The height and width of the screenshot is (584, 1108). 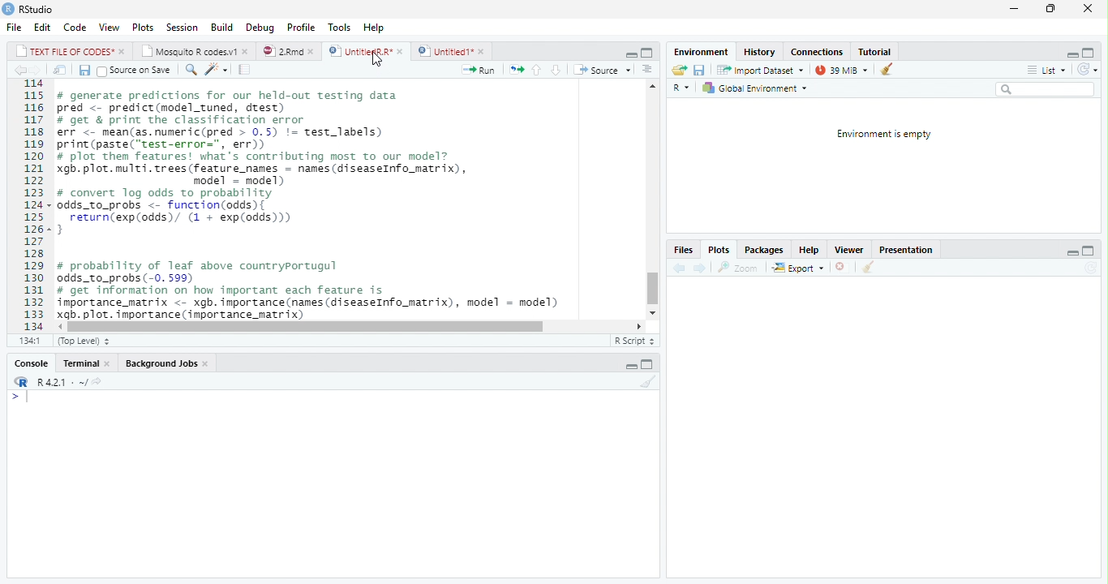 What do you see at coordinates (1045, 89) in the screenshot?
I see `Search` at bounding box center [1045, 89].